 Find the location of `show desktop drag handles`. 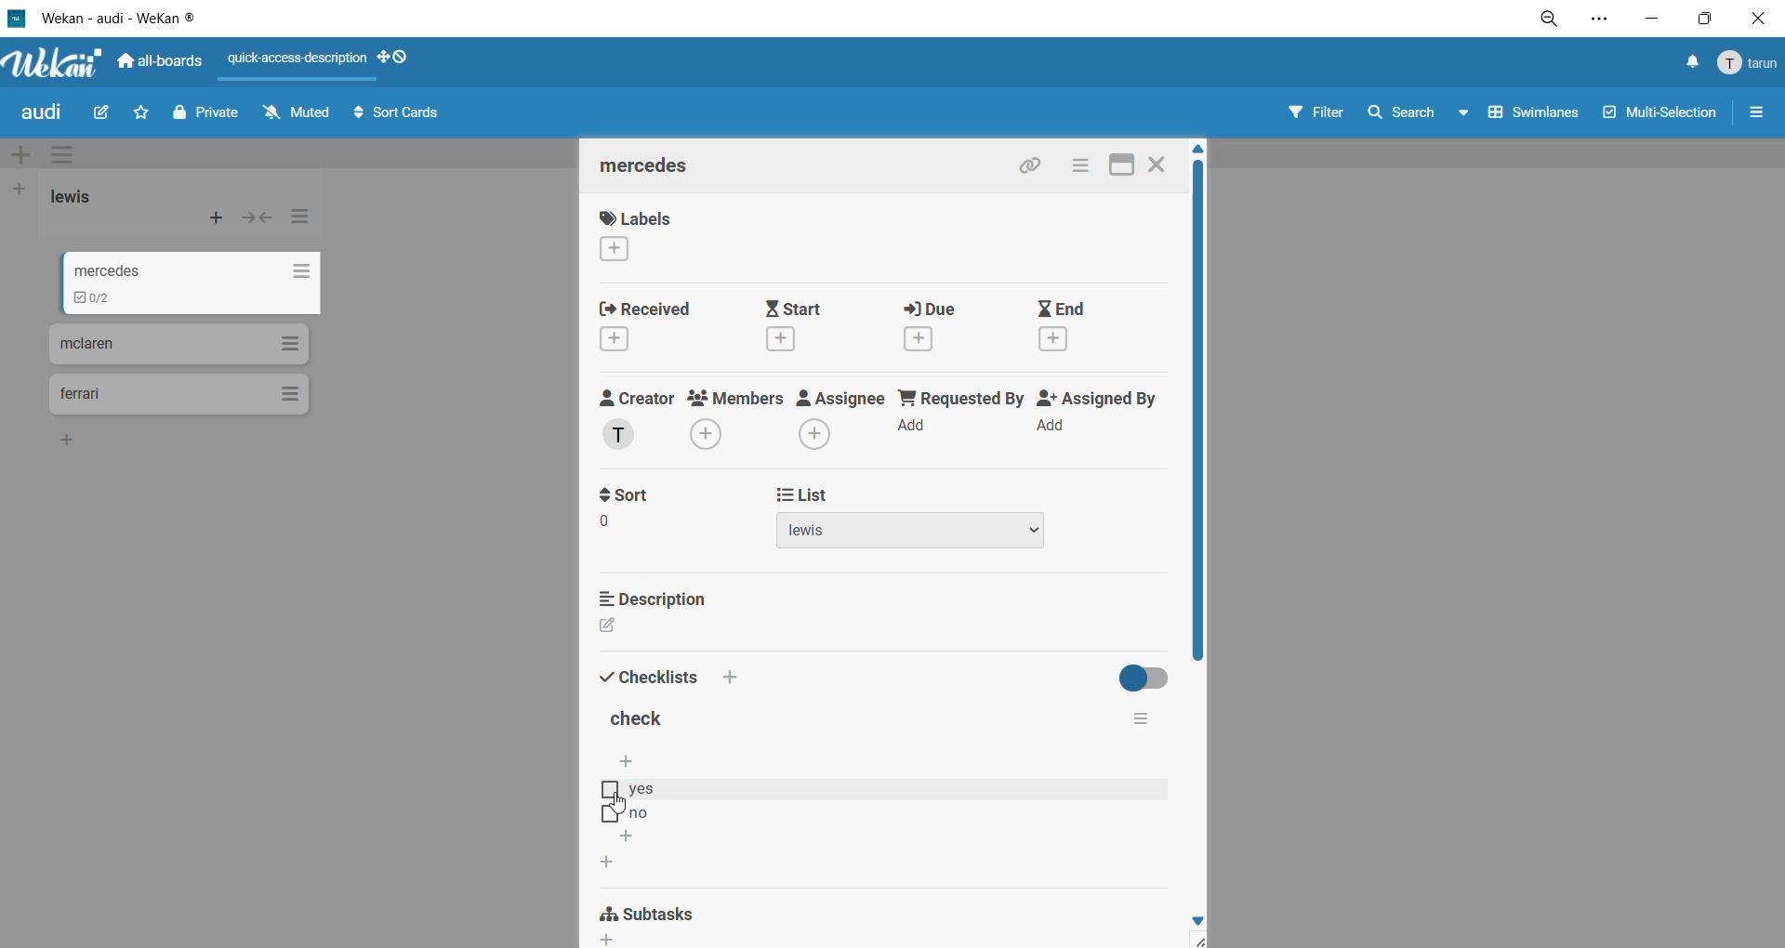

show desktop drag handles is located at coordinates (401, 59).